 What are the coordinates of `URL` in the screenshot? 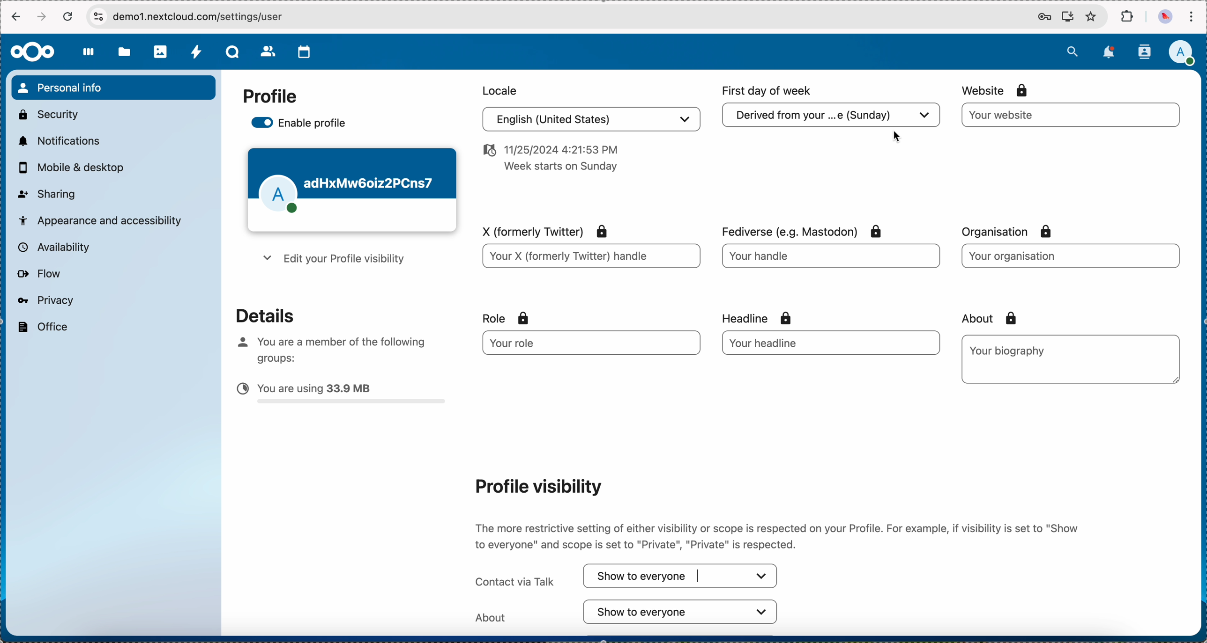 It's located at (209, 16).